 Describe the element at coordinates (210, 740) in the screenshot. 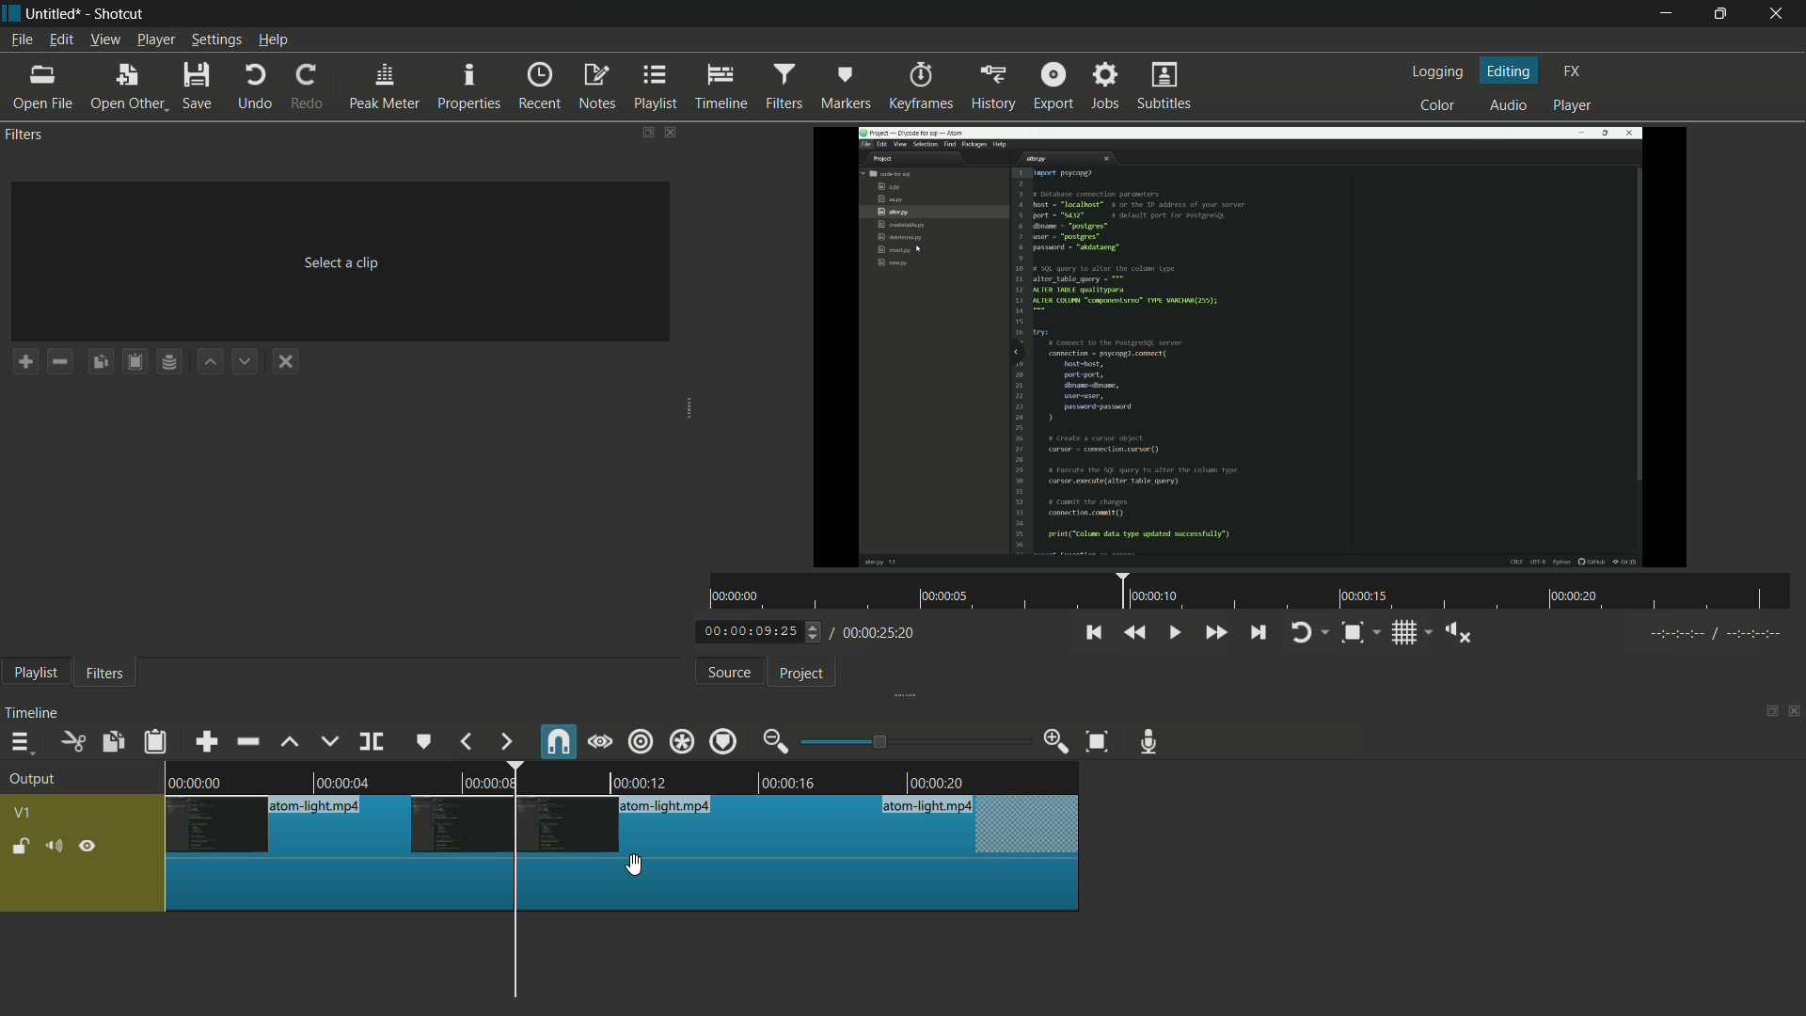

I see `append` at that location.